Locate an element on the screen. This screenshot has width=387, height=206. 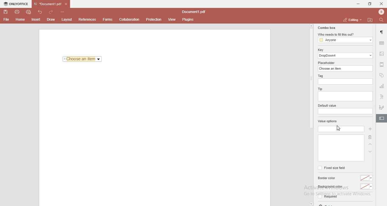
background color is located at coordinates (330, 187).